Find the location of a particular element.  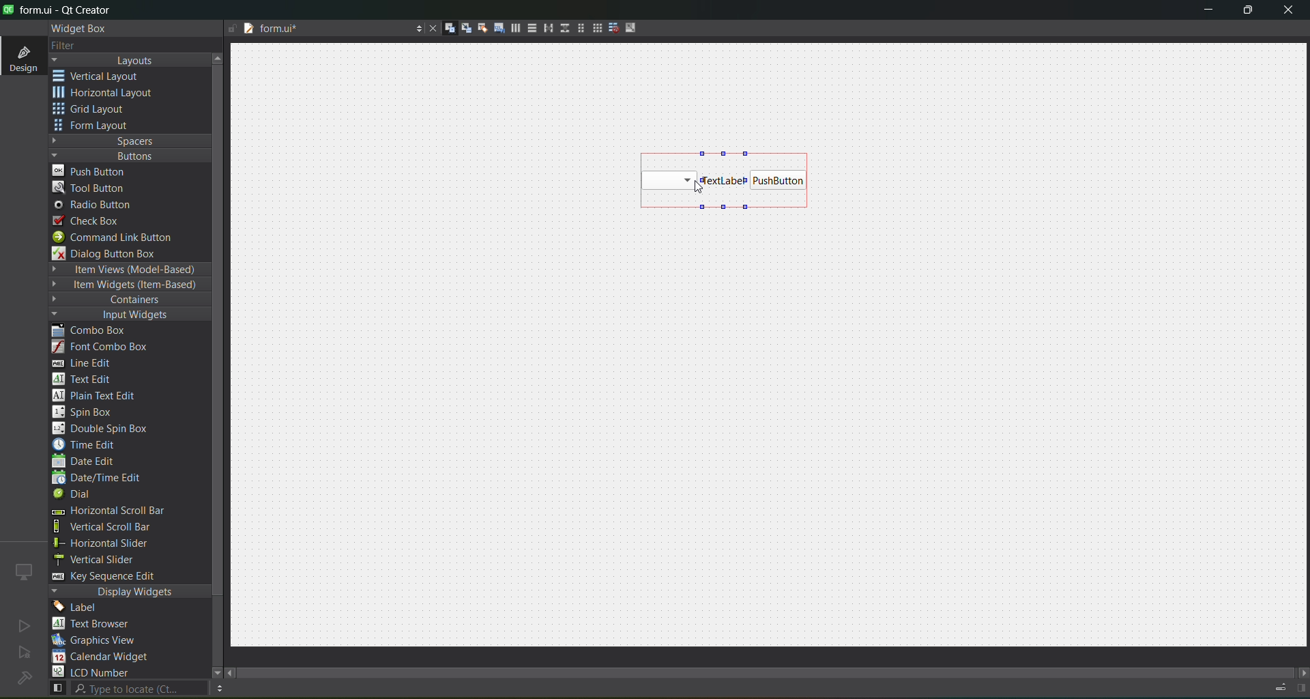

move down is located at coordinates (210, 671).